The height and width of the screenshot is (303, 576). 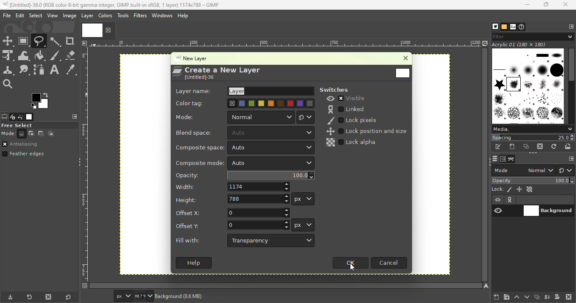 What do you see at coordinates (216, 69) in the screenshot?
I see `Create a new layer` at bounding box center [216, 69].